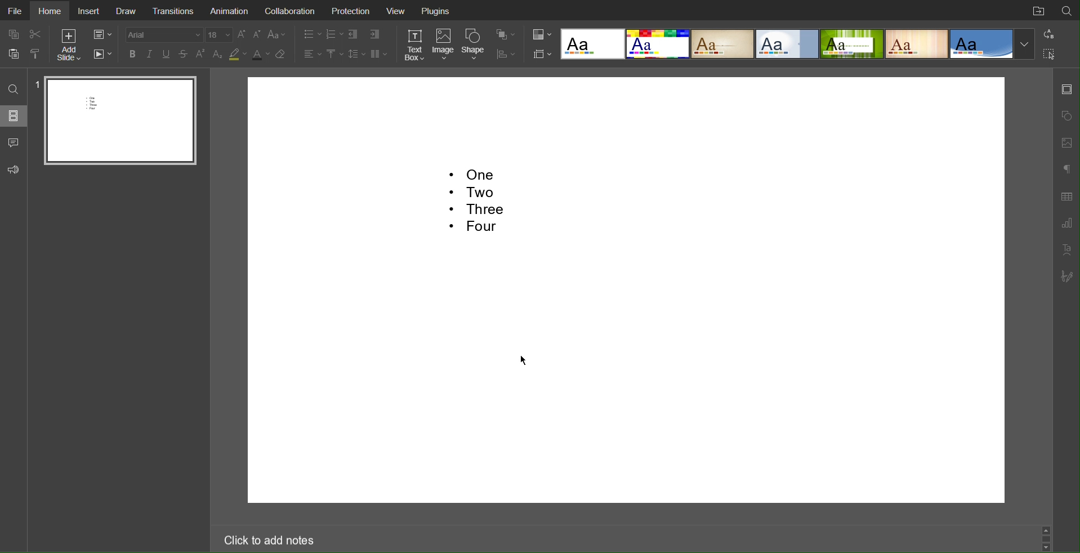 This screenshot has width=1080, height=553. What do you see at coordinates (797, 42) in the screenshot?
I see `Templates` at bounding box center [797, 42].